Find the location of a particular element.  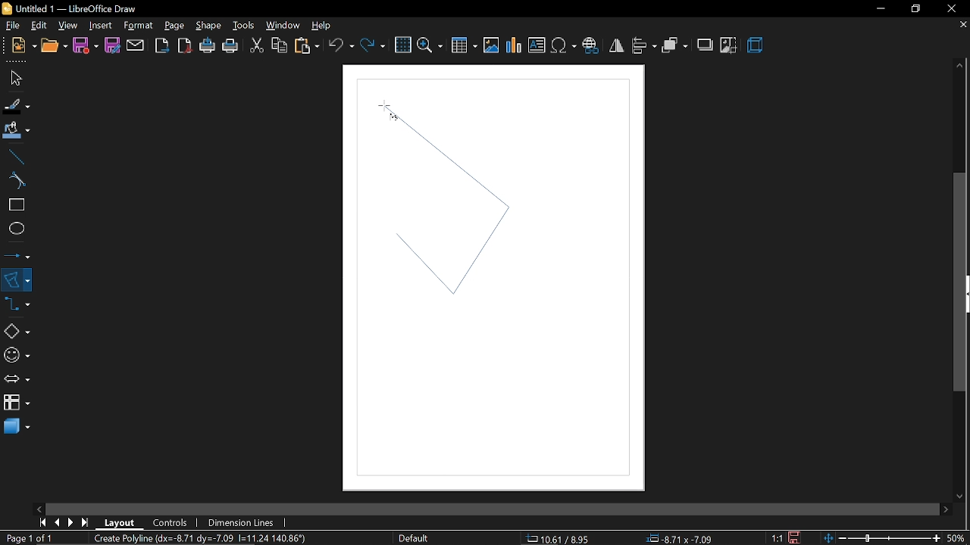

edit is located at coordinates (41, 25).